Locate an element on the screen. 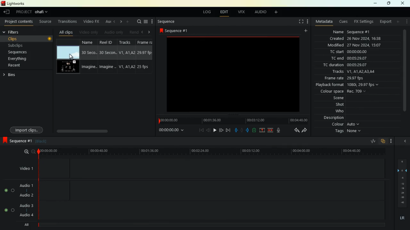 Image resolution: width=410 pixels, height=230 pixels. V1, A1LA2 AS AL is located at coordinates (363, 71).